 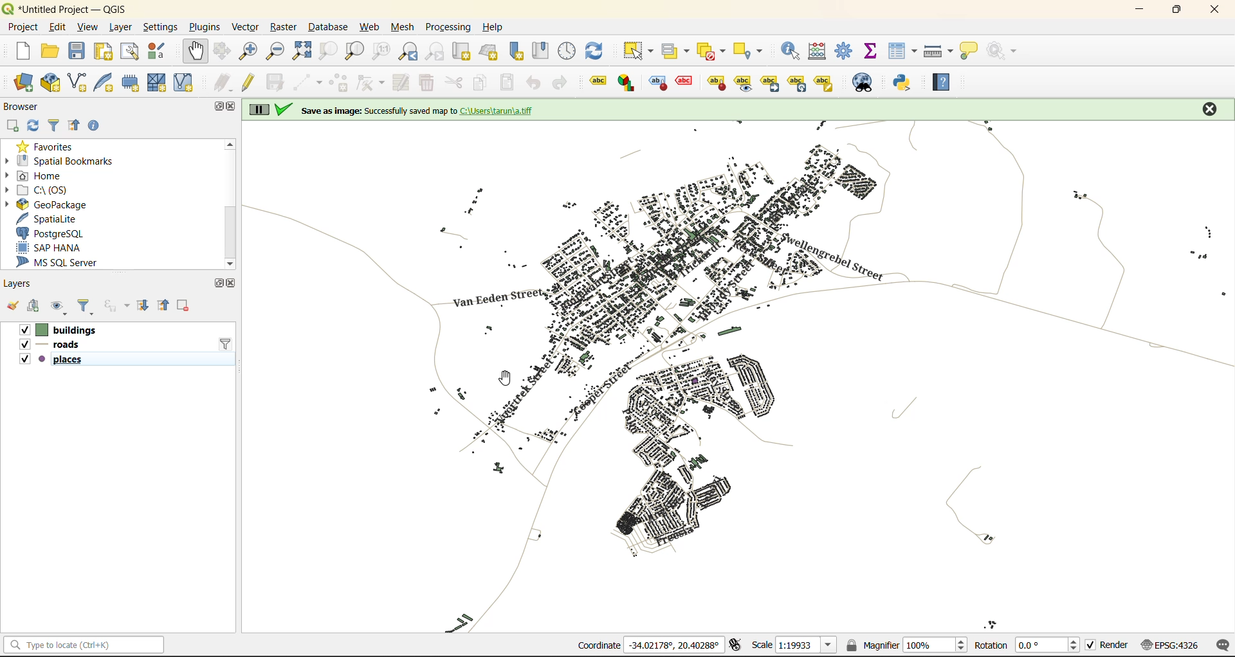 I want to click on zoom last, so click(x=410, y=51).